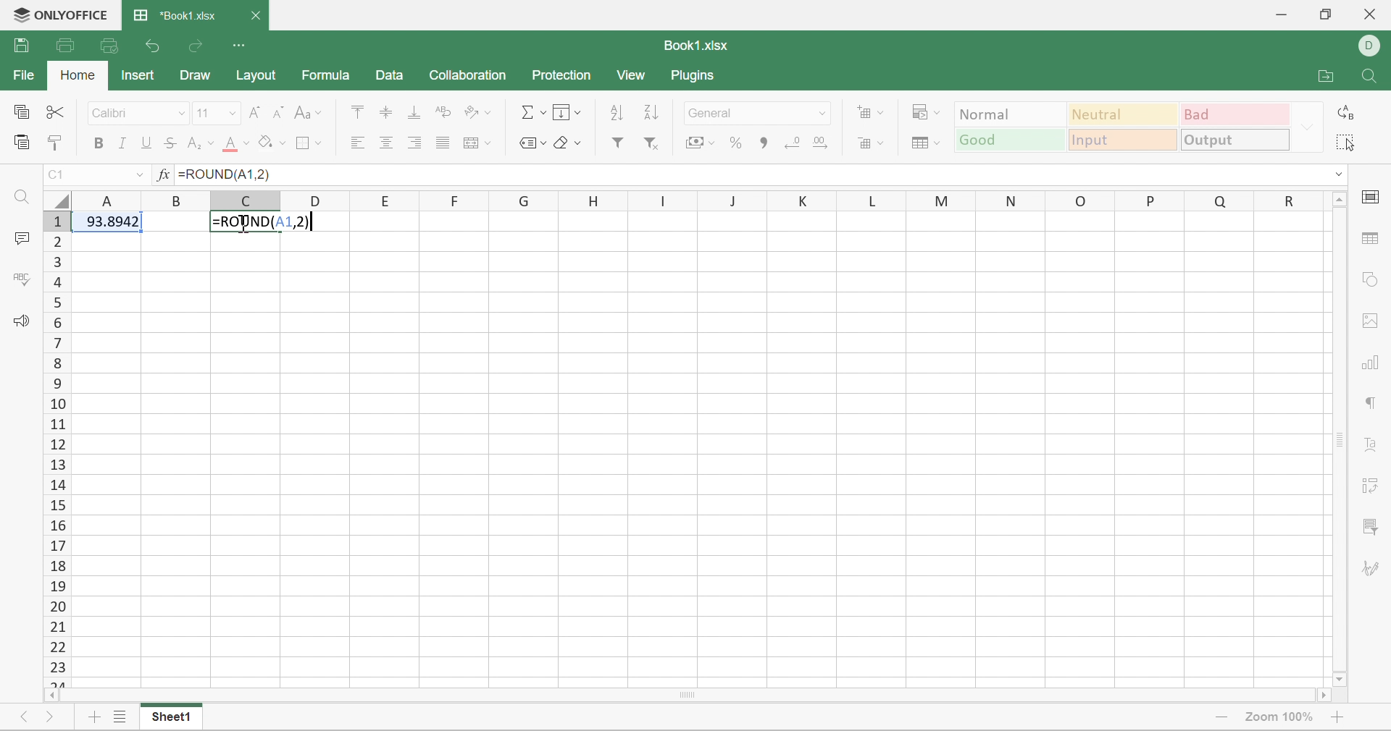 The image size is (1391, 731). Describe the element at coordinates (309, 141) in the screenshot. I see `Borders` at that location.